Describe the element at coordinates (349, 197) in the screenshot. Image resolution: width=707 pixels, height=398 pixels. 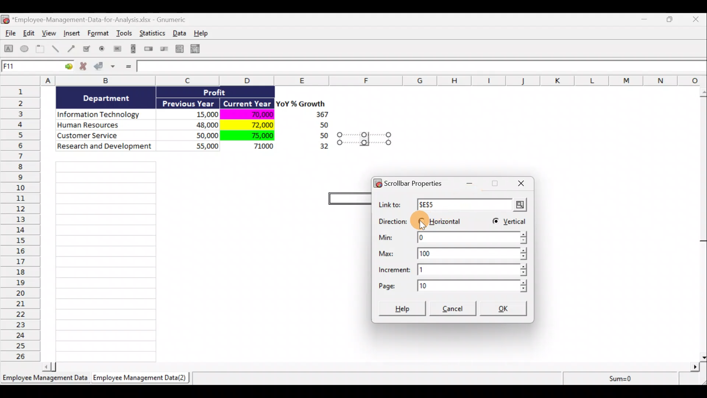
I see `selected cell` at that location.